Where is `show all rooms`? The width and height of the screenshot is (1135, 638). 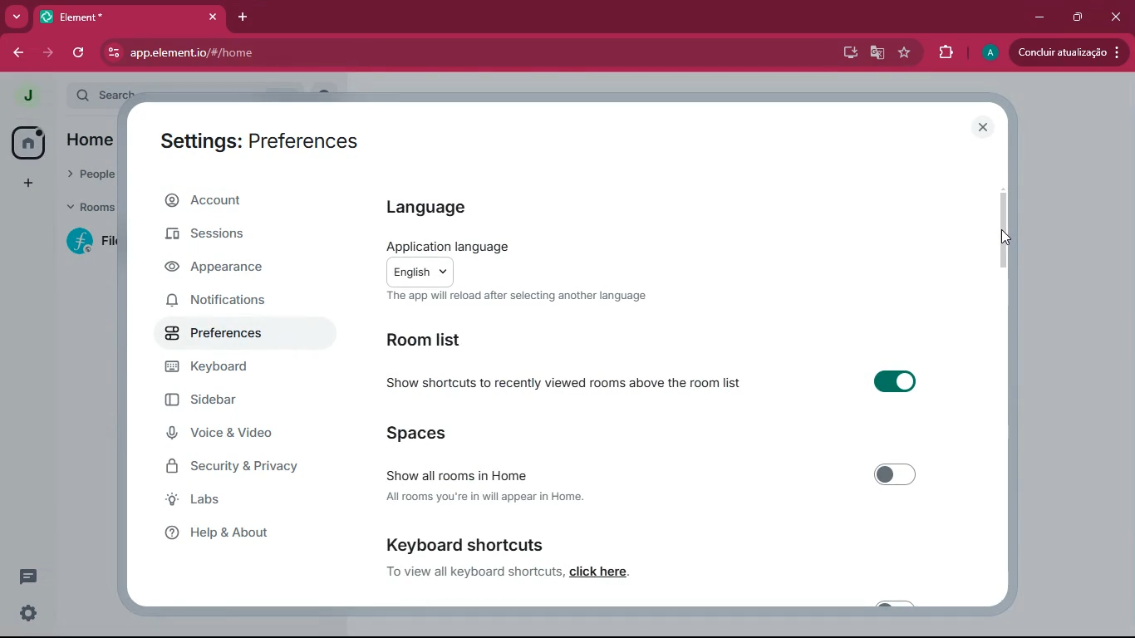 show all rooms is located at coordinates (661, 474).